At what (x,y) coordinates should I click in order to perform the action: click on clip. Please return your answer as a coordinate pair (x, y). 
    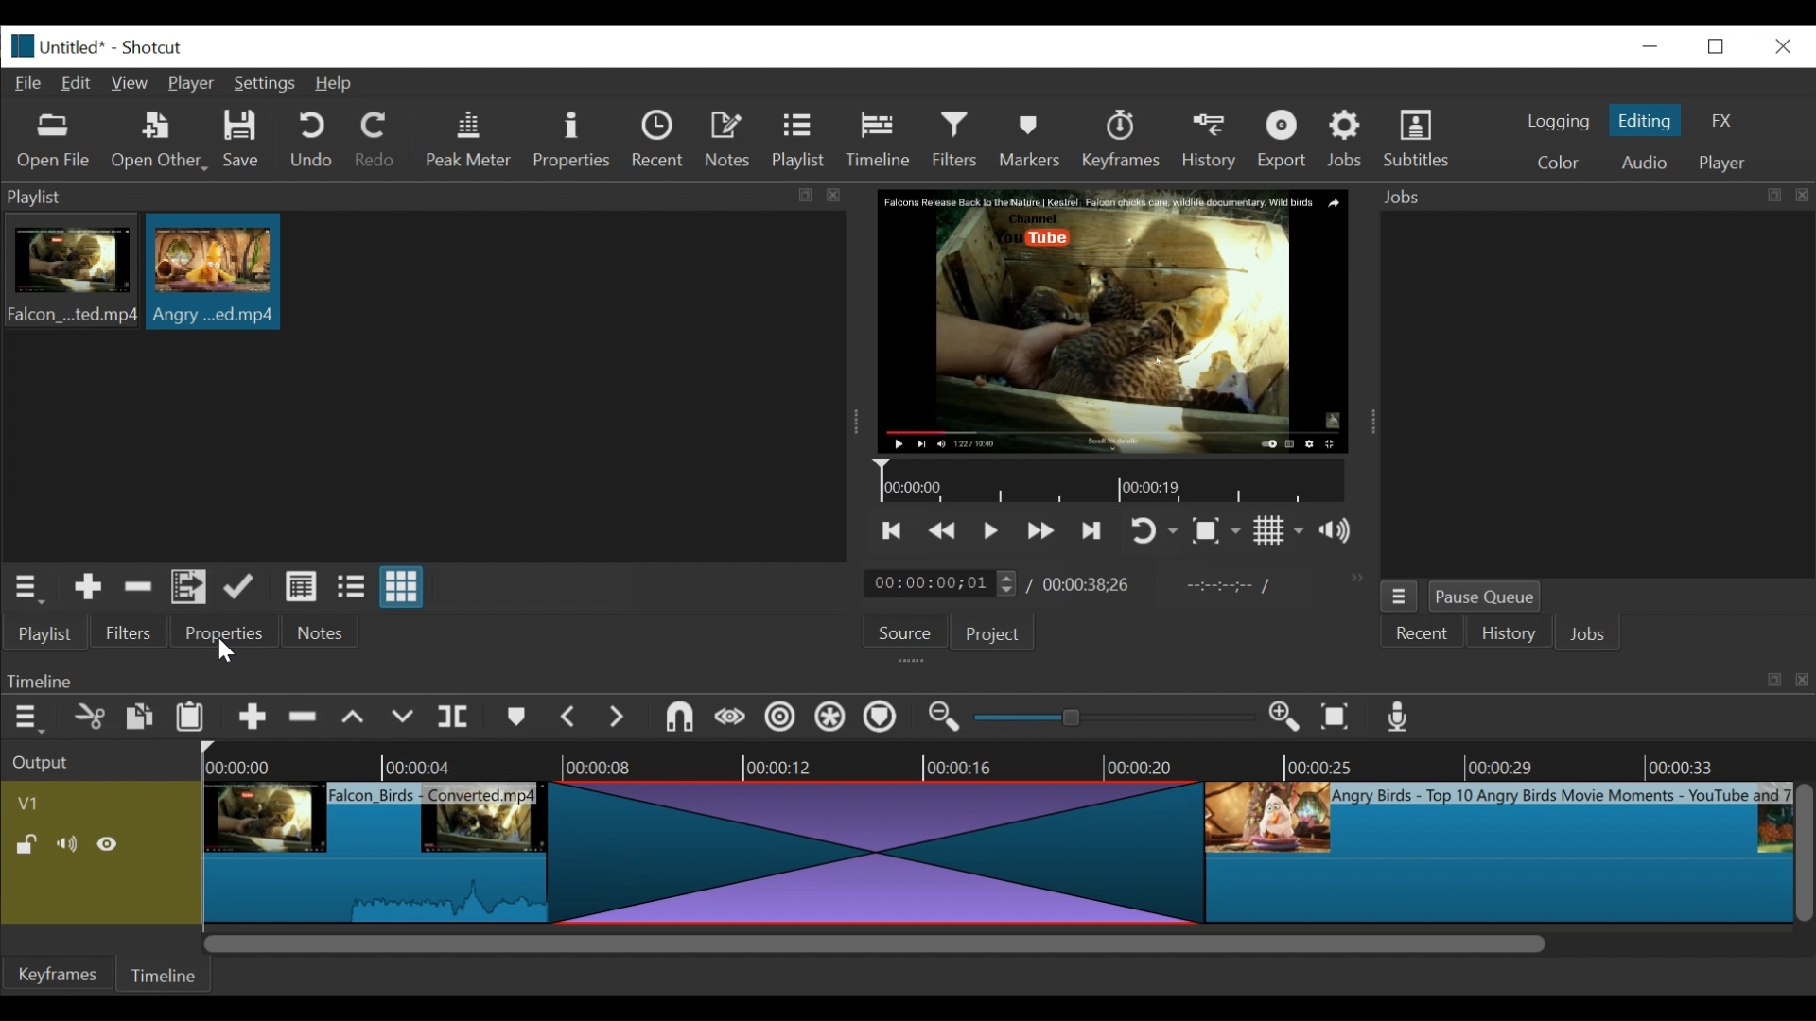
    Looking at the image, I should click on (69, 274).